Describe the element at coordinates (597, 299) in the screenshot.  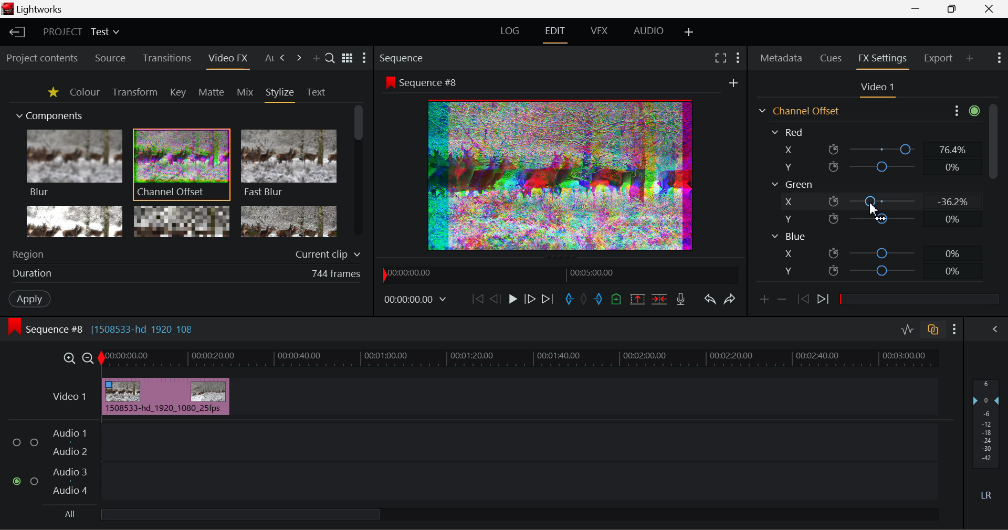
I see `Mark Out` at that location.